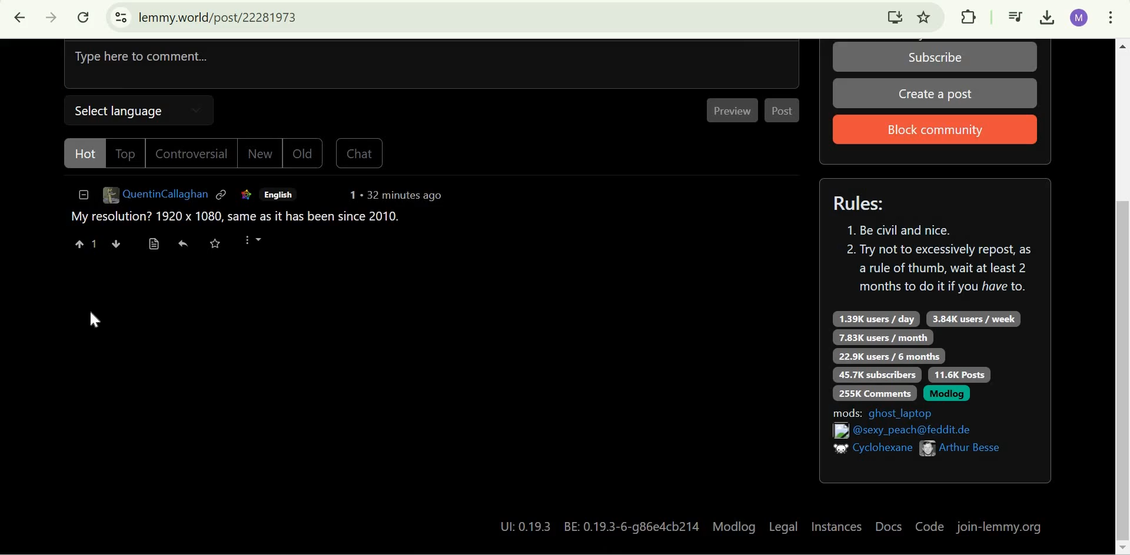  I want to click on English, so click(282, 195).